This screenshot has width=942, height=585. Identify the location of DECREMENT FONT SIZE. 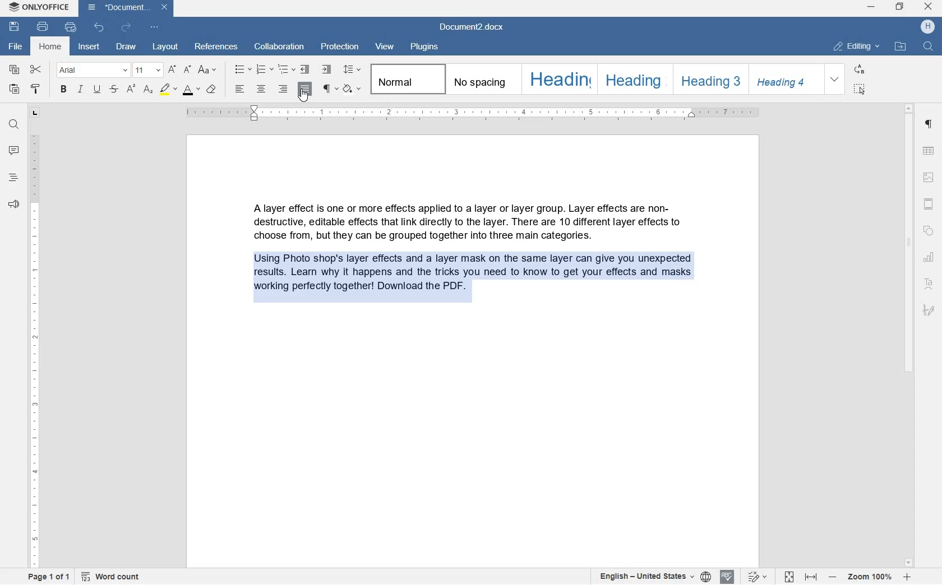
(188, 69).